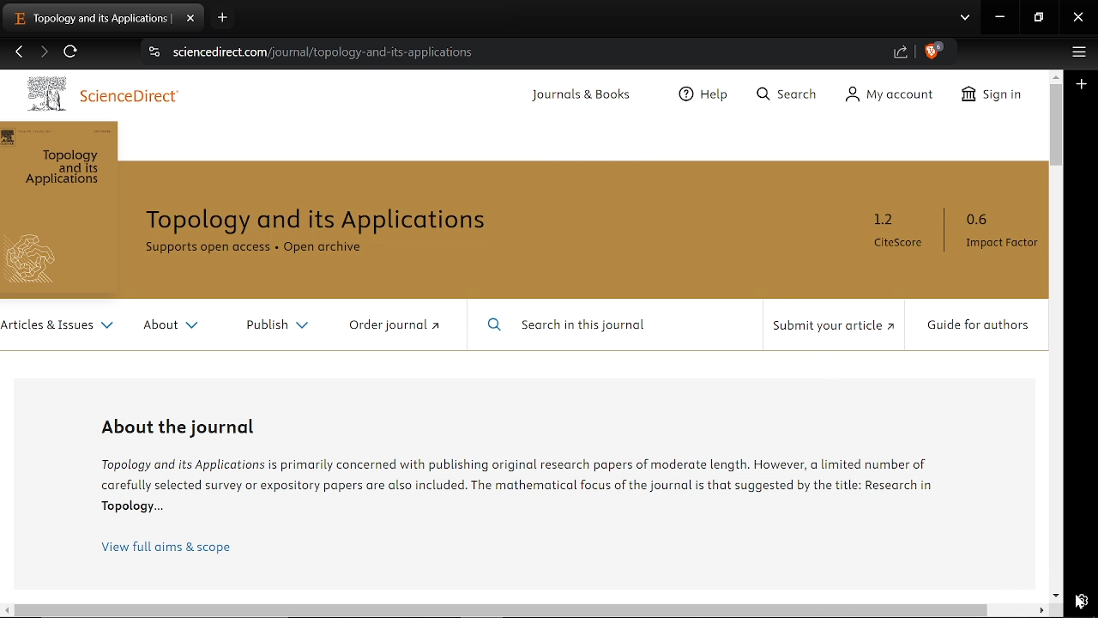 The height and width of the screenshot is (618, 1098). What do you see at coordinates (37, 94) in the screenshot?
I see `Logo` at bounding box center [37, 94].